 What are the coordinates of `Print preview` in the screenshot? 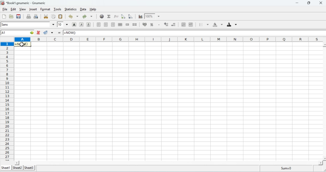 It's located at (36, 17).